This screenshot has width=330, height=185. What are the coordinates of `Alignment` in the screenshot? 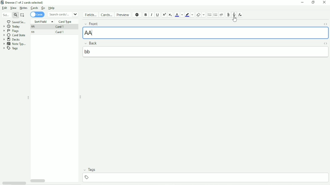 It's located at (222, 15).